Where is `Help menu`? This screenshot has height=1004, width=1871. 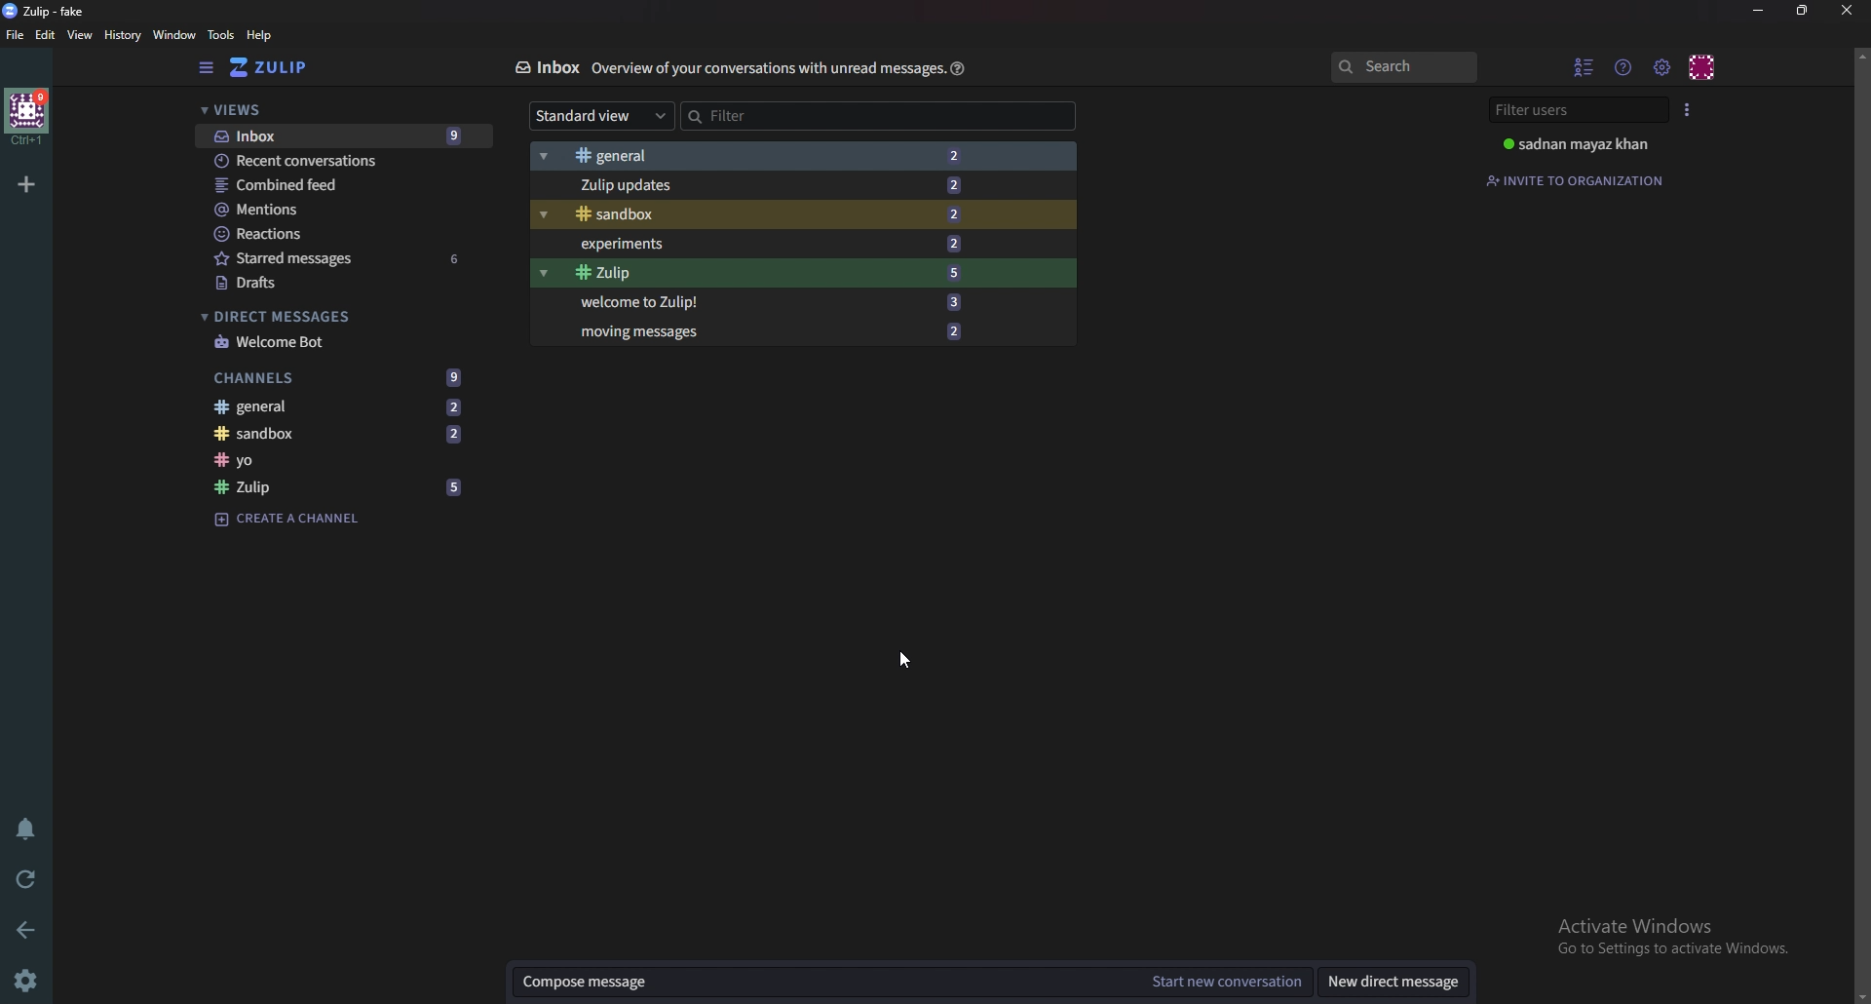 Help menu is located at coordinates (1623, 67).